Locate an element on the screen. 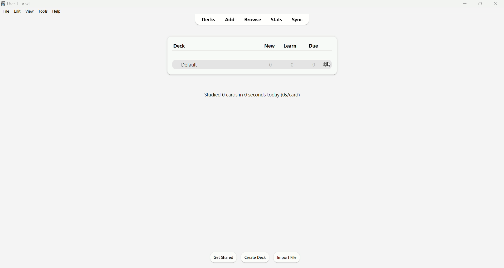 The image size is (504, 268). close is located at coordinates (496, 4).